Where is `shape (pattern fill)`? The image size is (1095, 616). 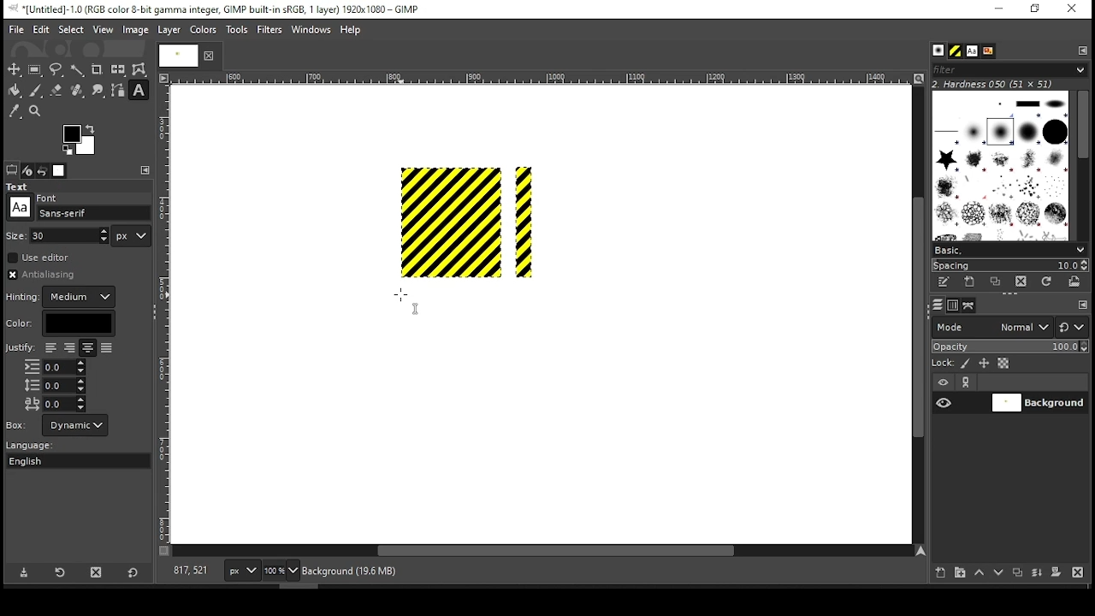
shape (pattern fill) is located at coordinates (522, 224).